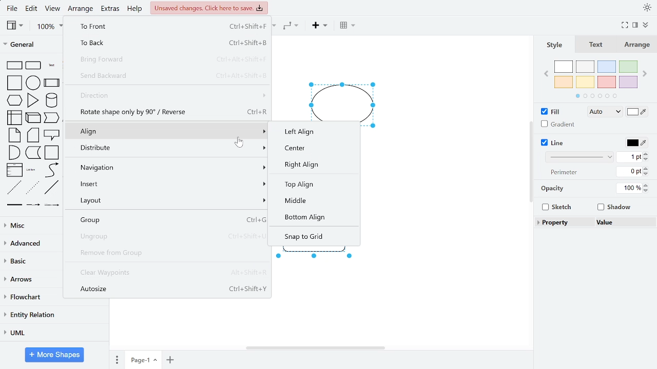 The width and height of the screenshot is (657, 369). Describe the element at coordinates (52, 188) in the screenshot. I see `line` at that location.